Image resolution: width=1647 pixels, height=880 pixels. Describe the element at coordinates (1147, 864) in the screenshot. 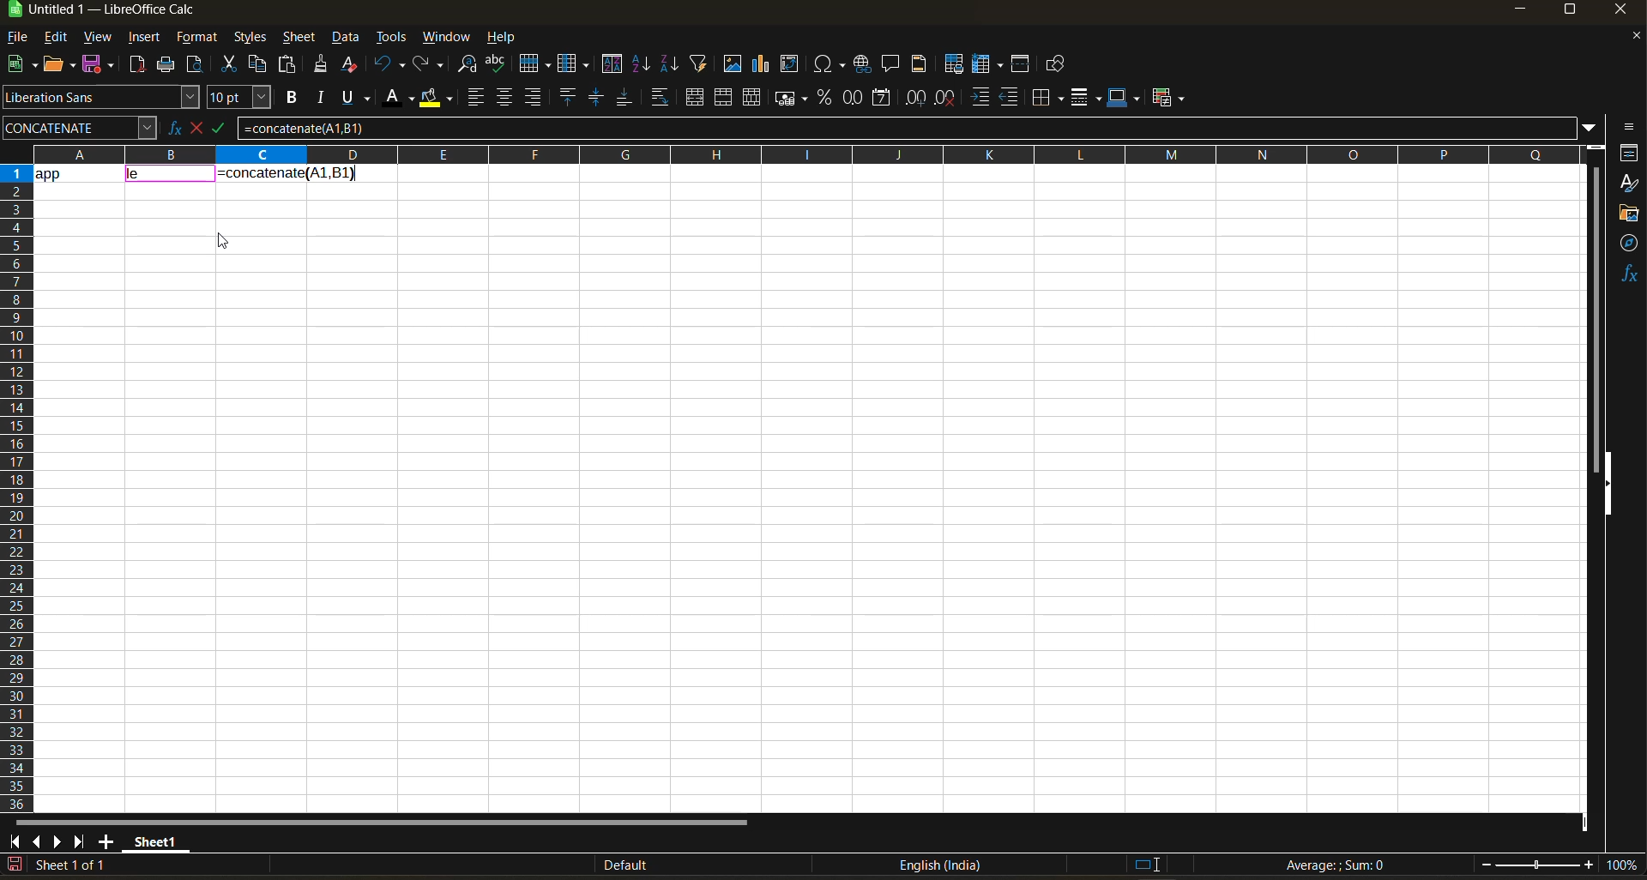

I see `standard selection` at that location.